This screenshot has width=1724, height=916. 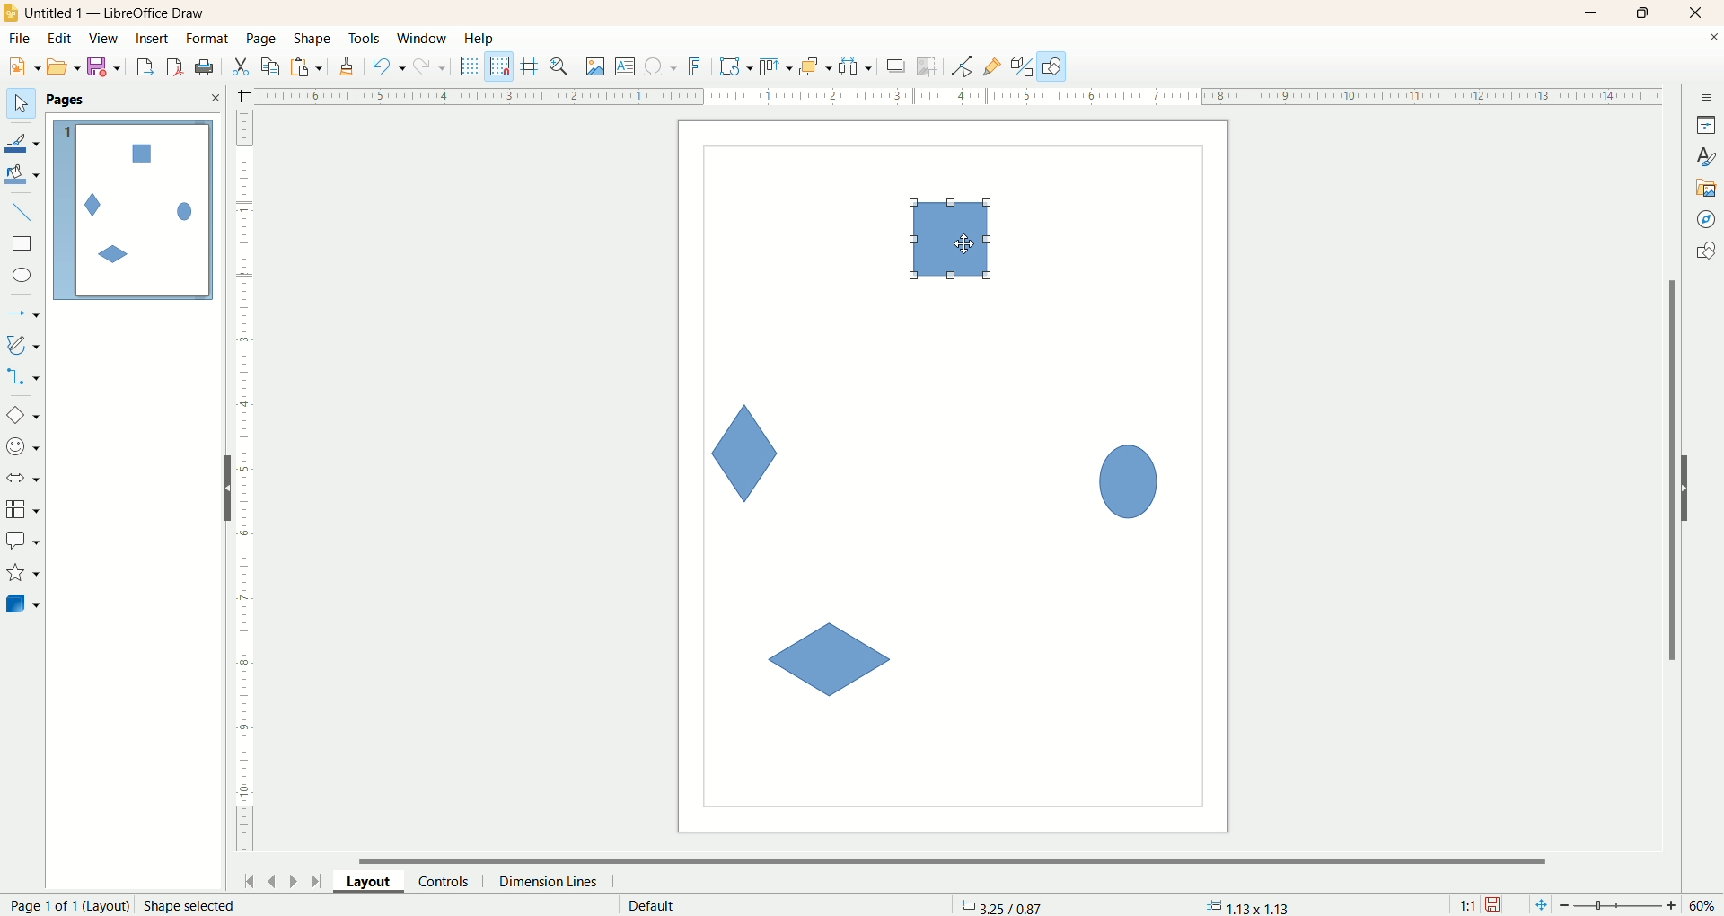 I want to click on first page, so click(x=246, y=878).